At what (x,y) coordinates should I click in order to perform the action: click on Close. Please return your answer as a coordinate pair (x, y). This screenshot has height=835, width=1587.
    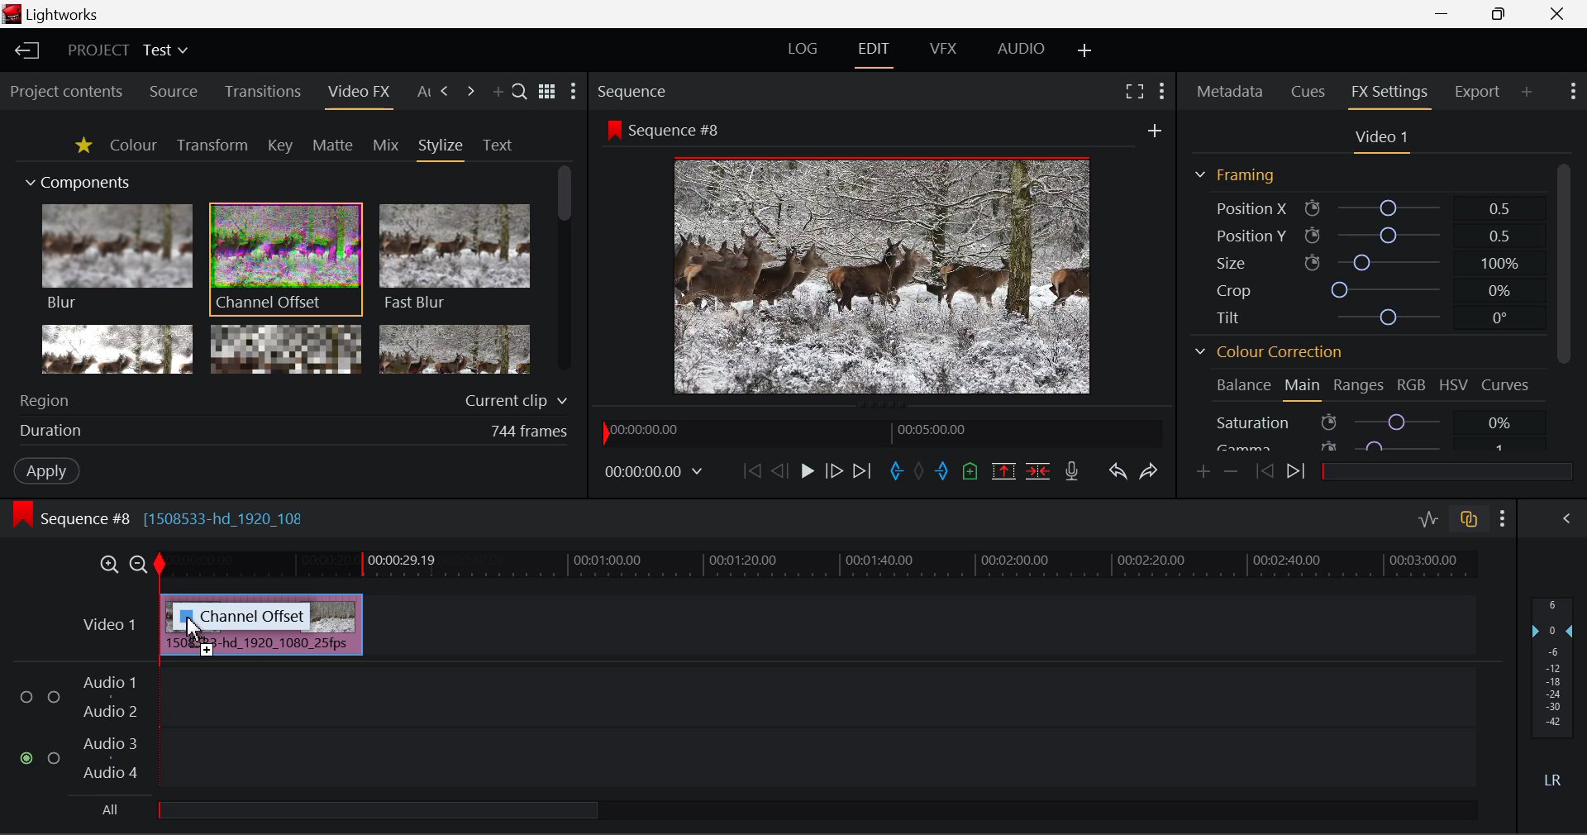
    Looking at the image, I should click on (1556, 15).